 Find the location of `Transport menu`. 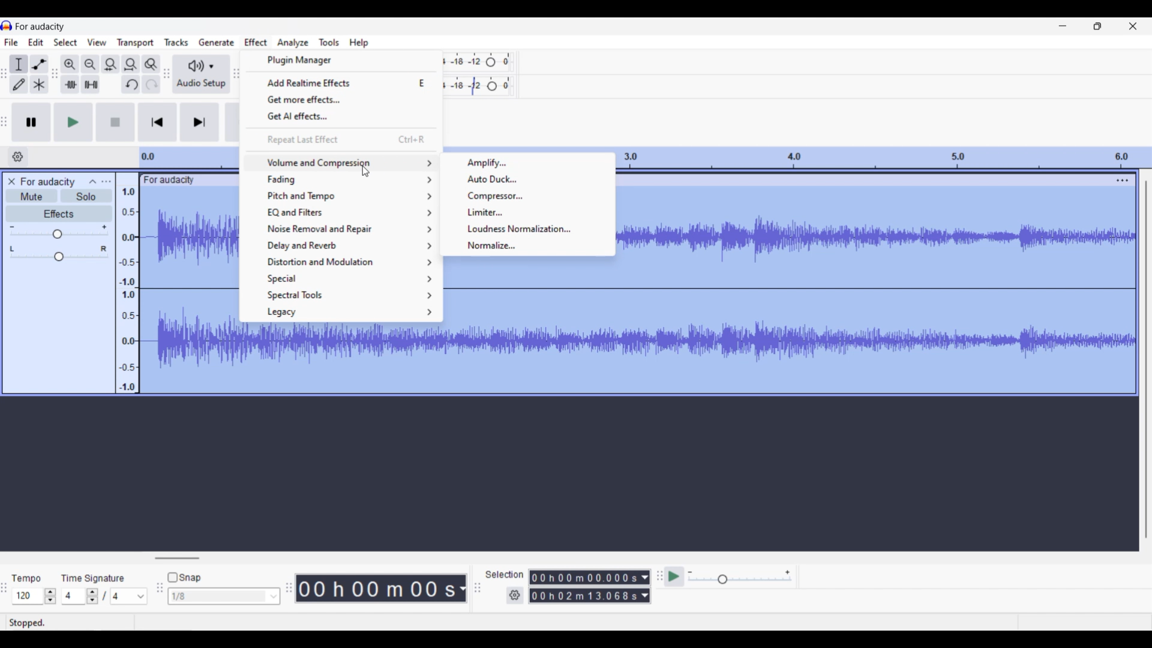

Transport menu is located at coordinates (136, 43).